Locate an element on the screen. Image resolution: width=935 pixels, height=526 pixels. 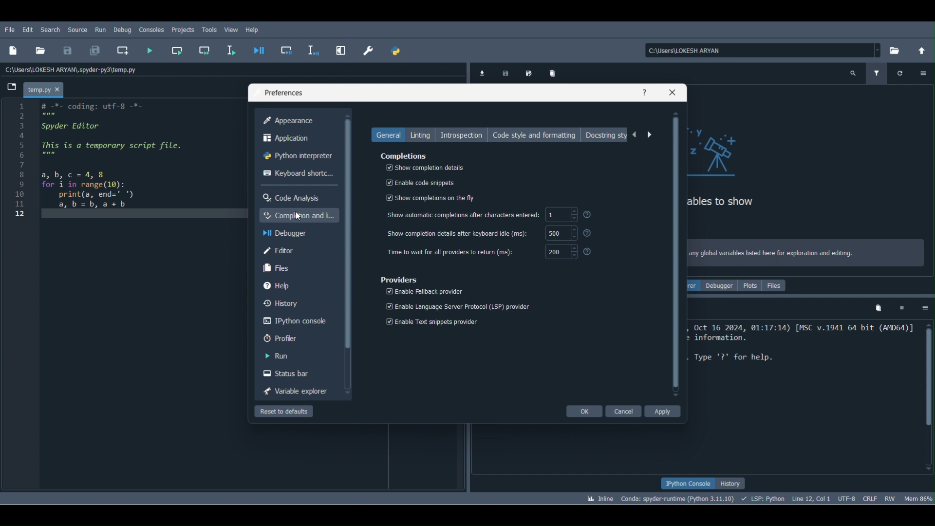
Remove all variables is located at coordinates (555, 73).